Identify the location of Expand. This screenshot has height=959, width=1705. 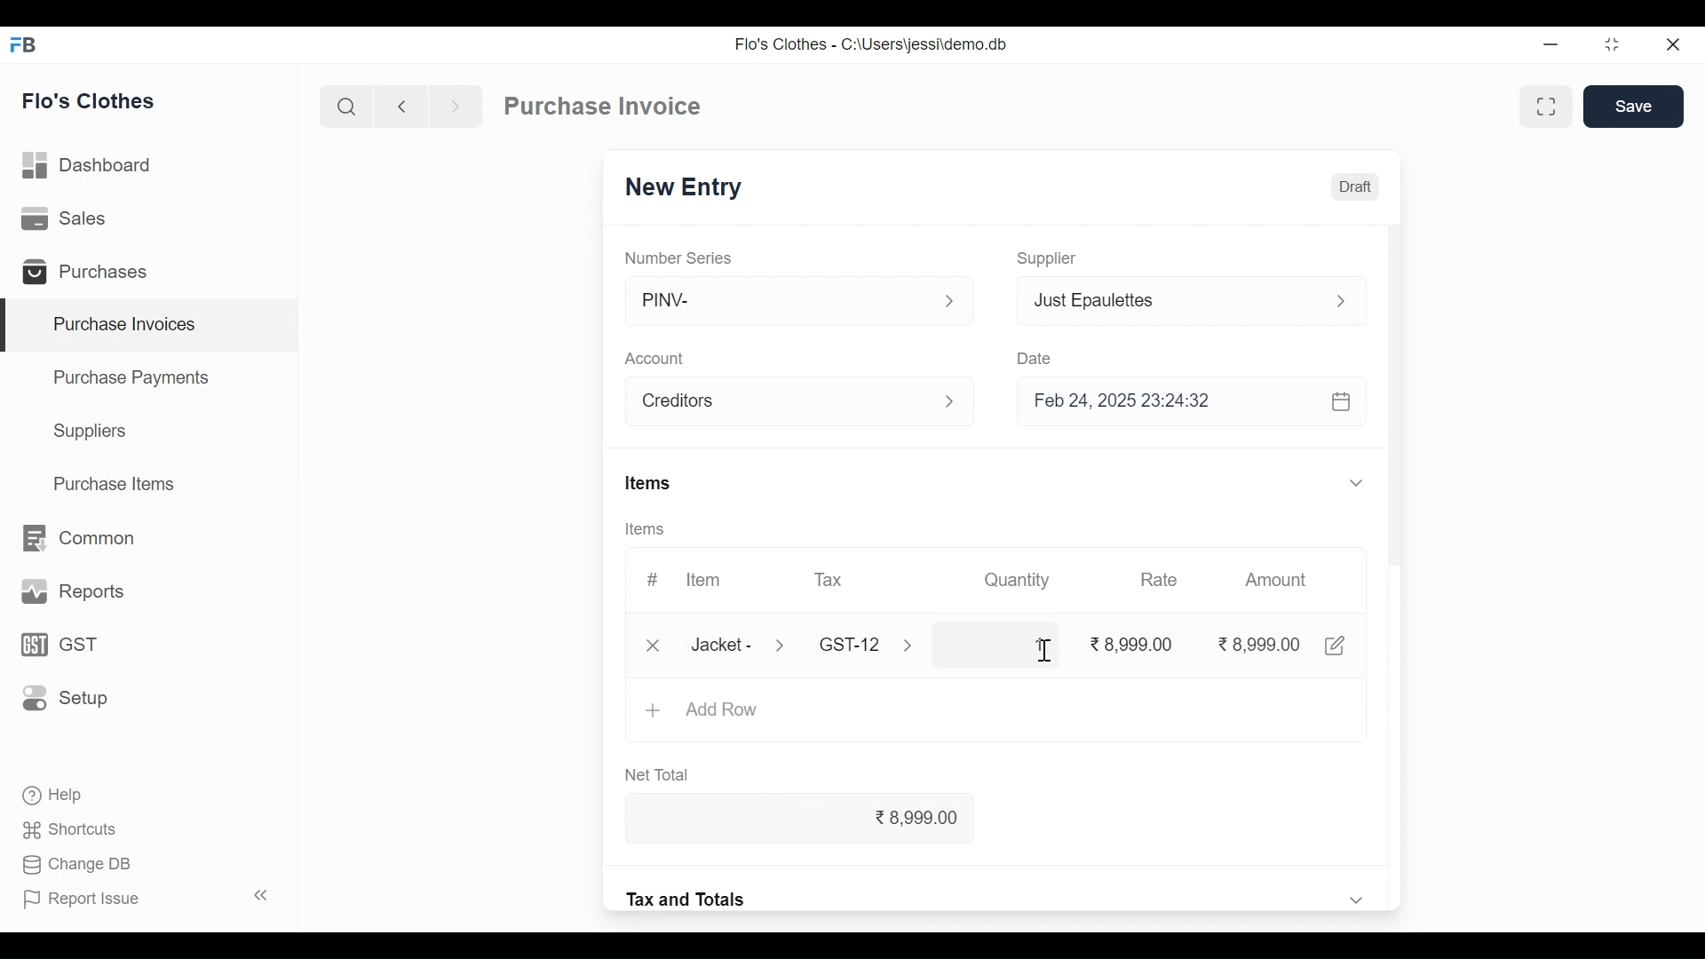
(785, 646).